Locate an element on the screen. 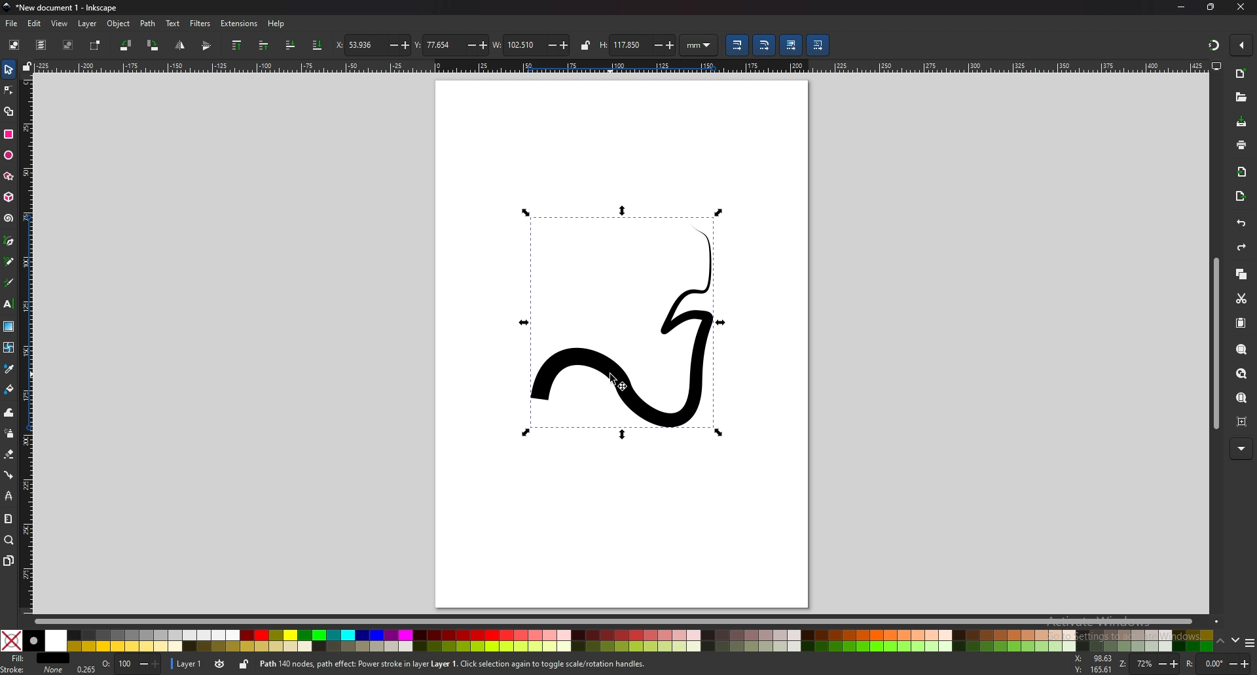 This screenshot has height=675, width=1257. spray is located at coordinates (10, 433).